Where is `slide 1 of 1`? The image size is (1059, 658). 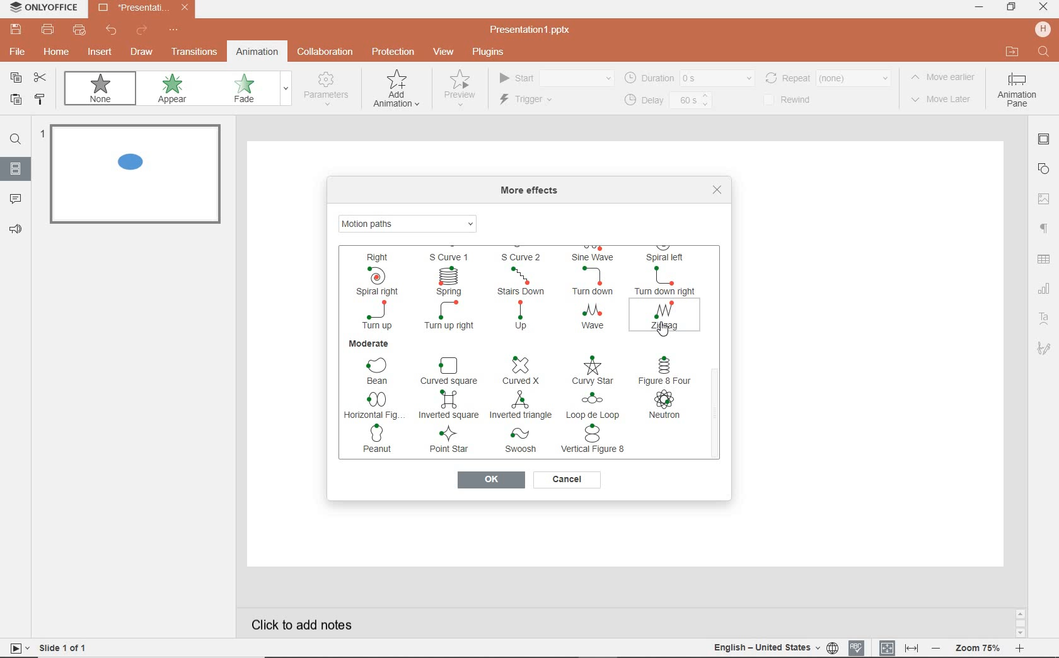
slide 1 of 1 is located at coordinates (66, 650).